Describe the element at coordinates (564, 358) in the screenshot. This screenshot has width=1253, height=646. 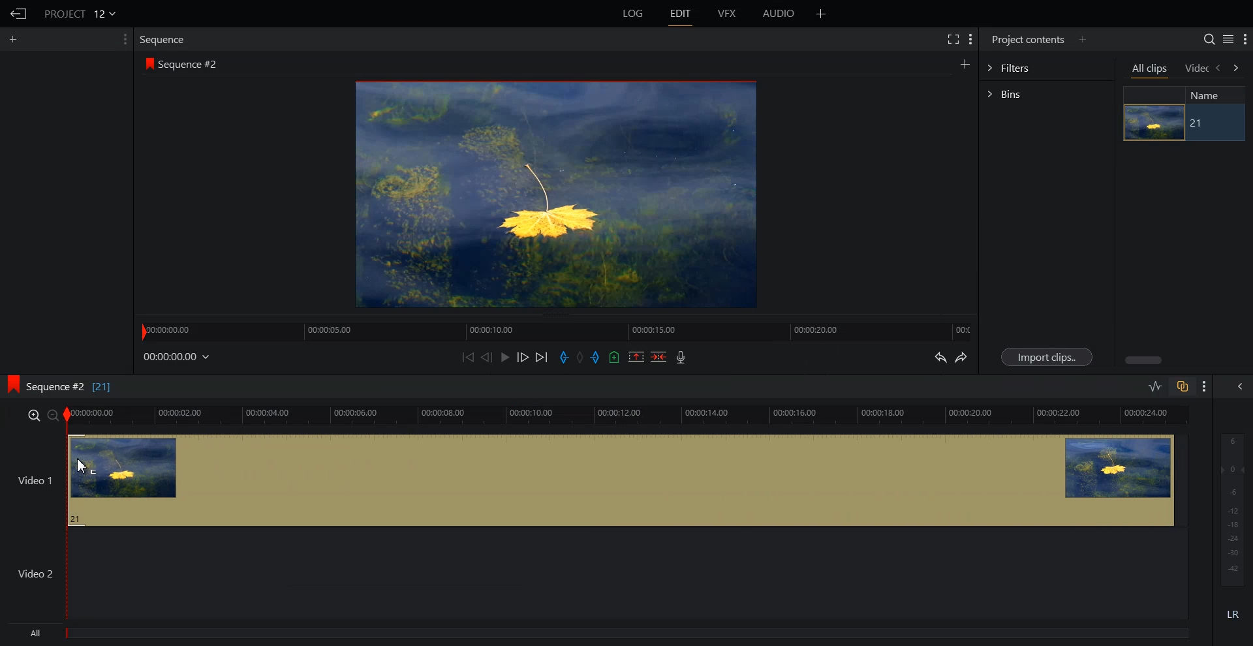
I see `Add in mark in the current video` at that location.